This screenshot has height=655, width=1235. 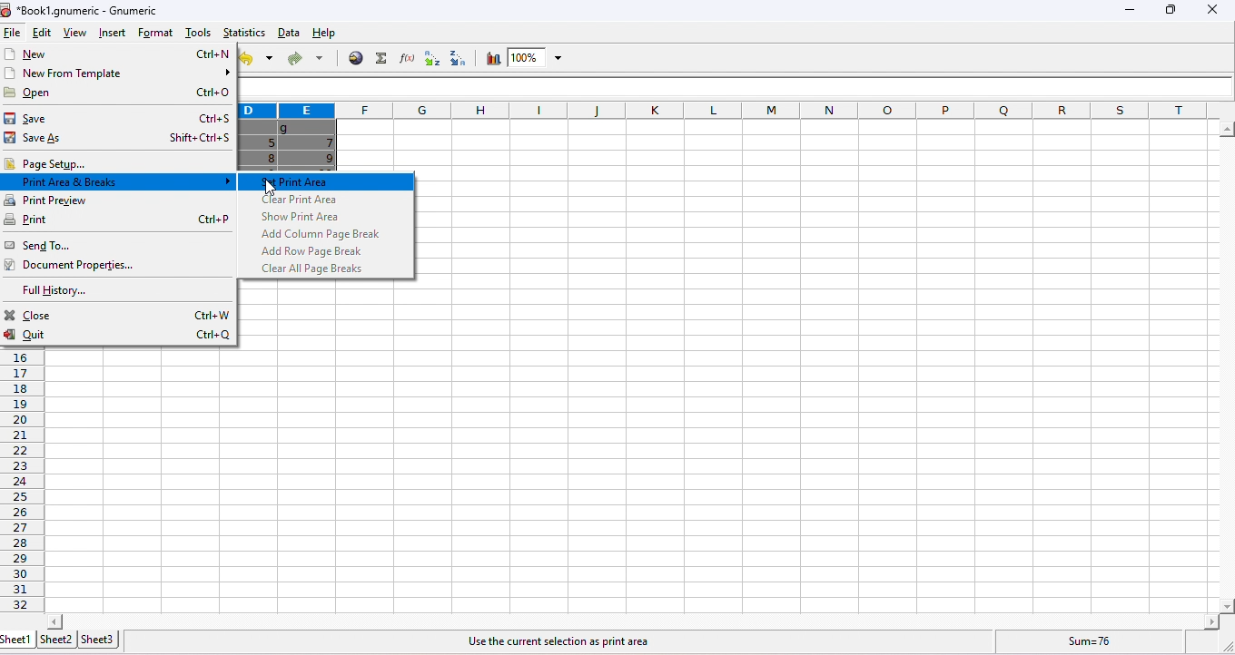 I want to click on chart, so click(x=491, y=59).